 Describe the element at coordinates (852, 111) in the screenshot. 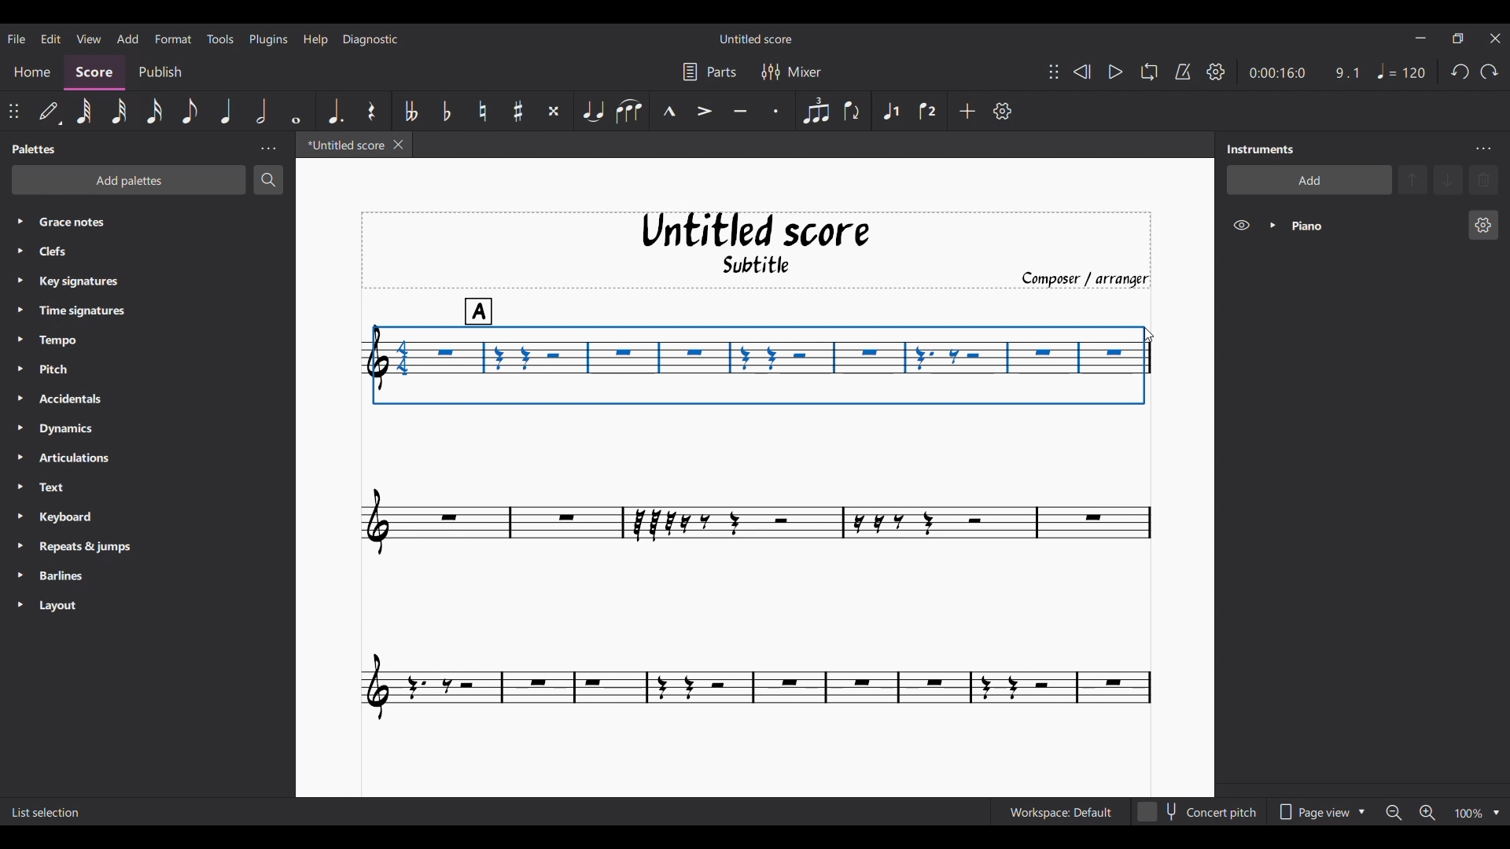

I see `Flip direction` at that location.